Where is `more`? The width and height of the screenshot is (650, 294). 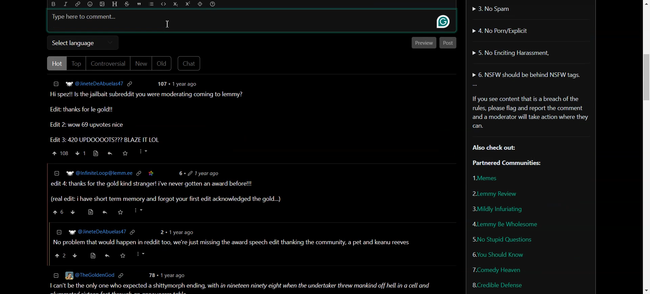
more is located at coordinates (139, 210).